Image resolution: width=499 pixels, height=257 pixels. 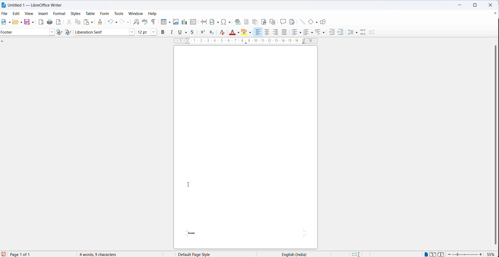 What do you see at coordinates (312, 33) in the screenshot?
I see `toggle ordered list ` at bounding box center [312, 33].